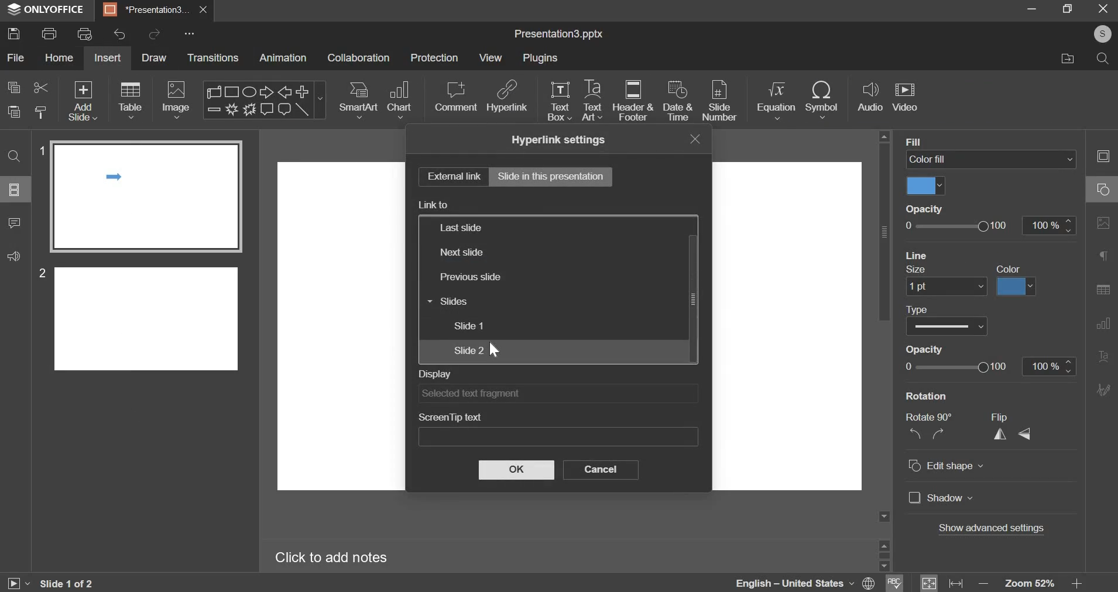 This screenshot has height=592, width=1118. What do you see at coordinates (321, 102) in the screenshot?
I see `more shapes` at bounding box center [321, 102].